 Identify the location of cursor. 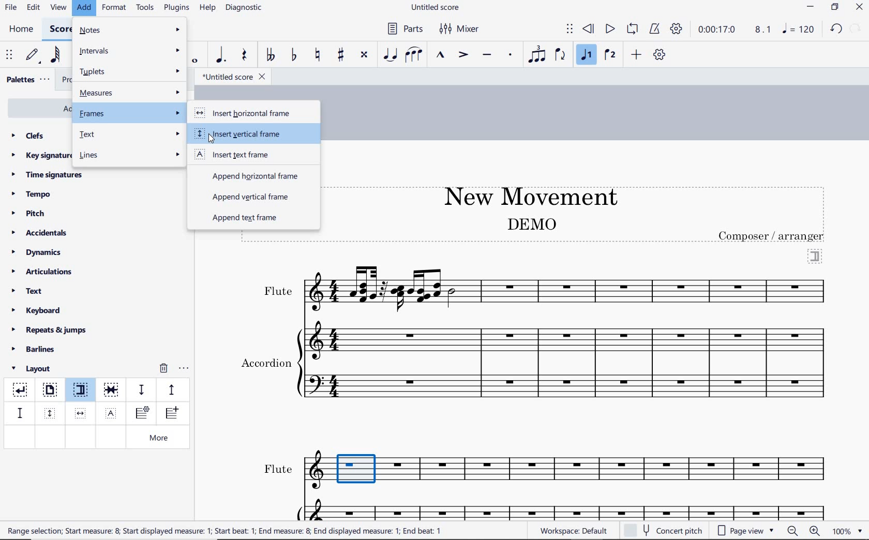
(213, 137).